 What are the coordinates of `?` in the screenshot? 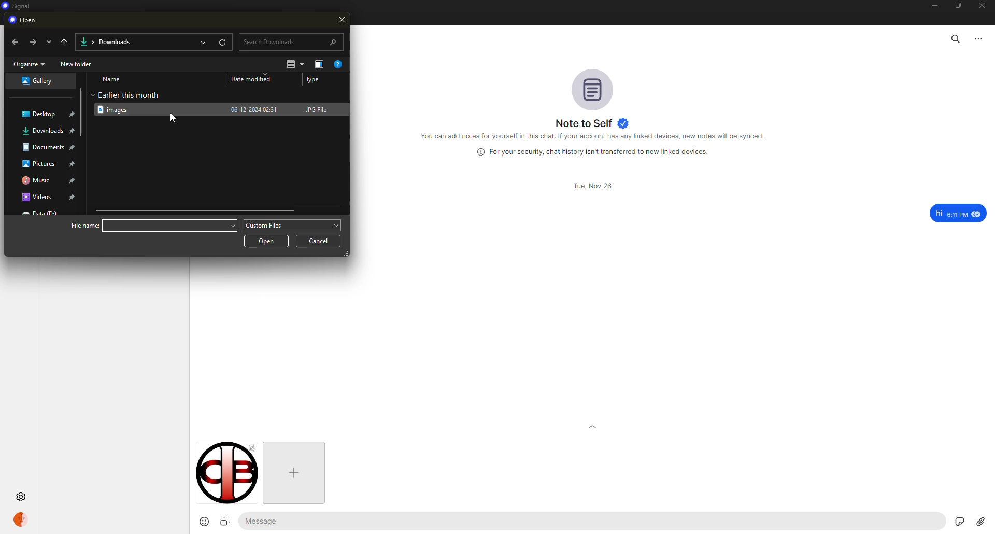 It's located at (340, 64).